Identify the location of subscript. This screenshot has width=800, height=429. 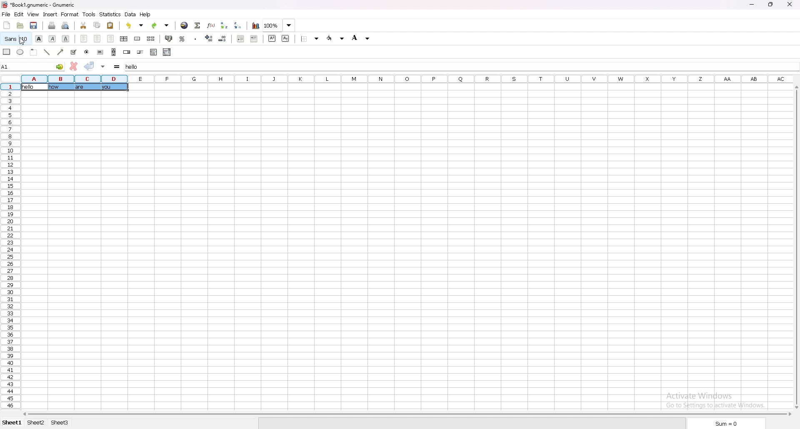
(285, 38).